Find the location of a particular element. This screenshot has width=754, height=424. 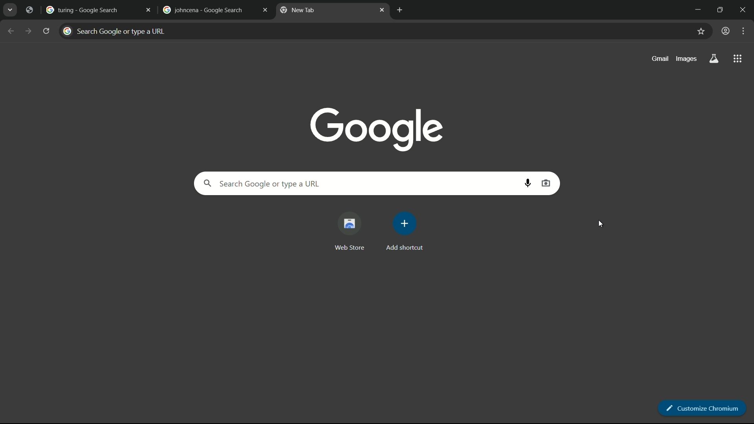

tab restored is located at coordinates (29, 10).